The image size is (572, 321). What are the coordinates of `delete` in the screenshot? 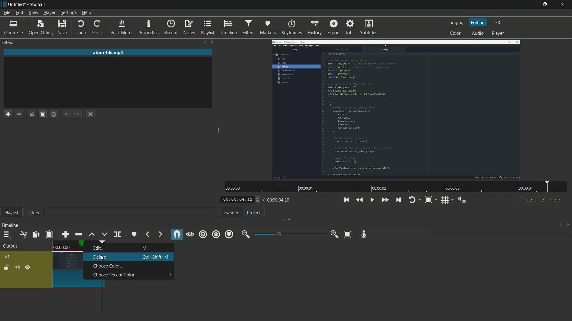 It's located at (100, 257).